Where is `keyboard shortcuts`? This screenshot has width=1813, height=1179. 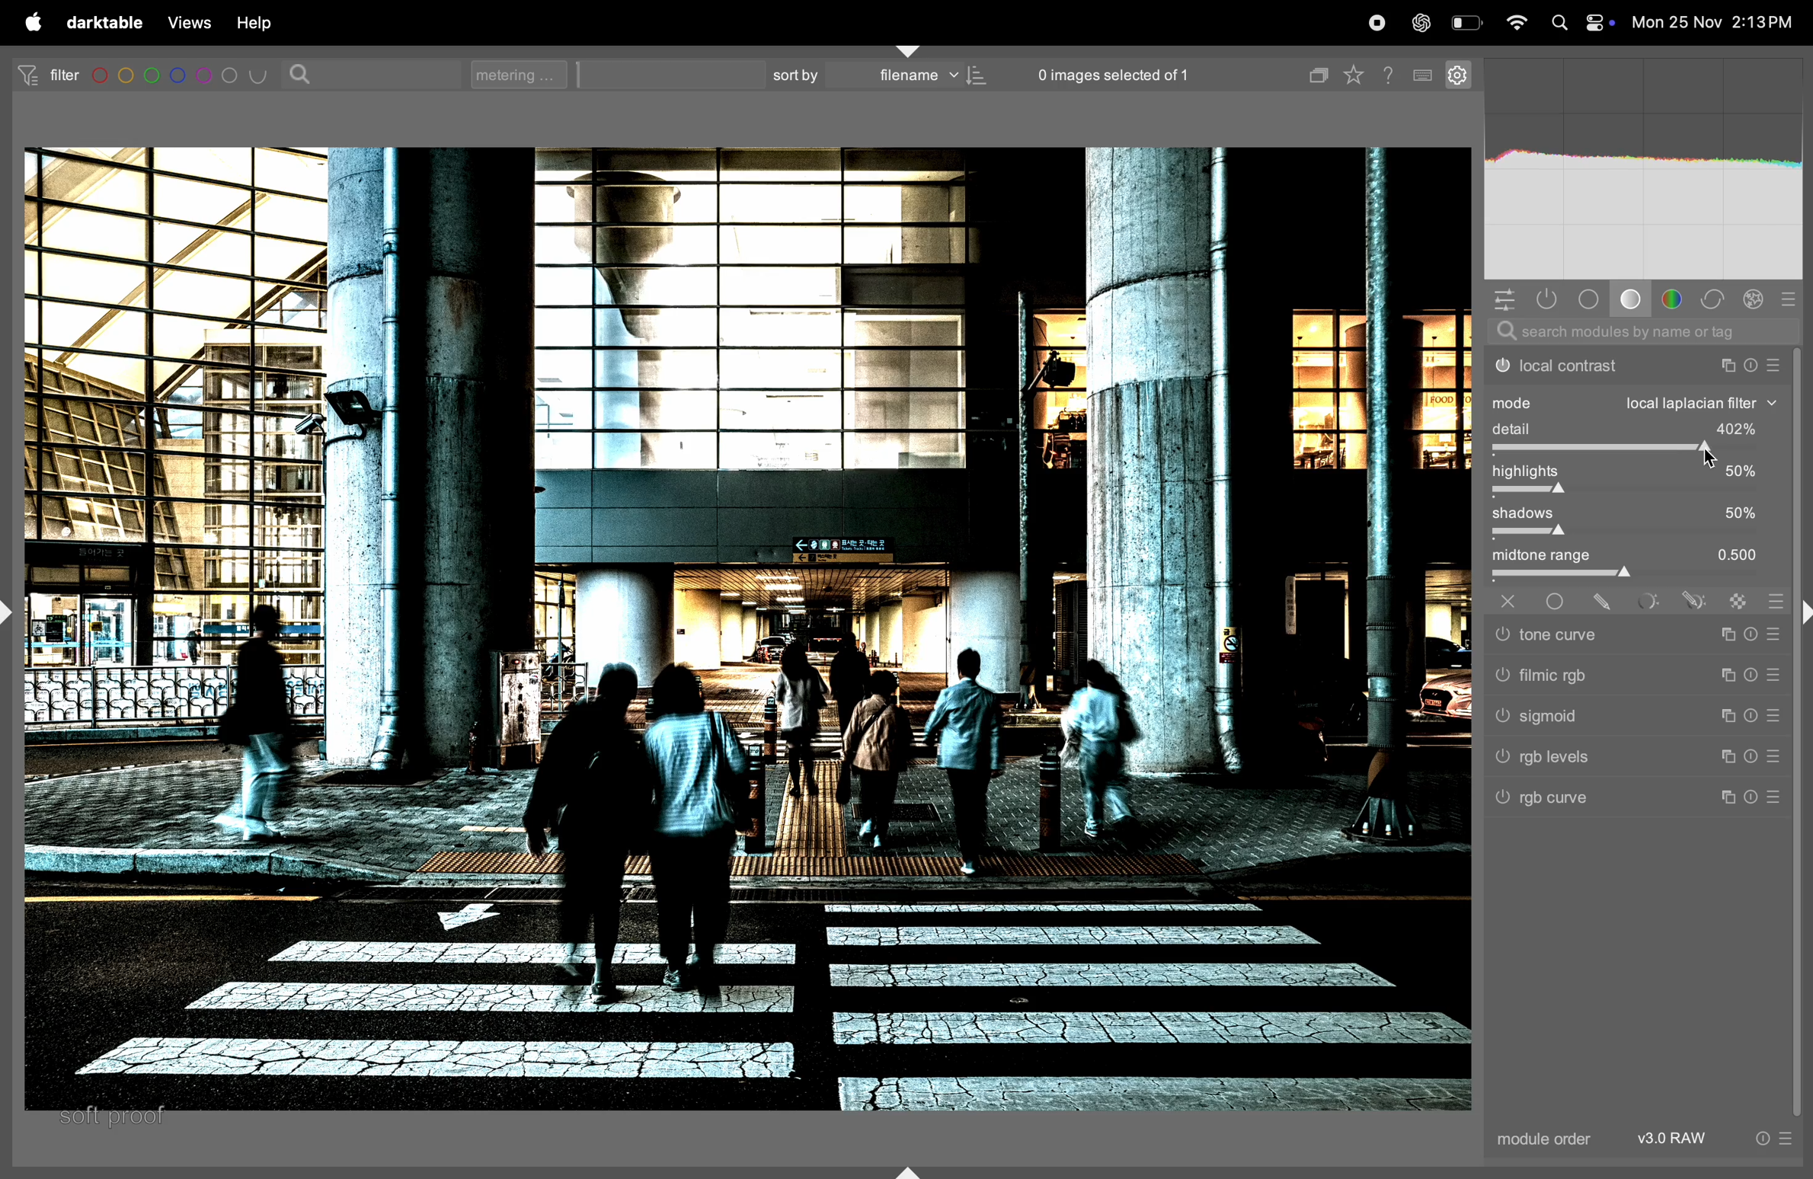
keyboard shortcuts is located at coordinates (1424, 76).